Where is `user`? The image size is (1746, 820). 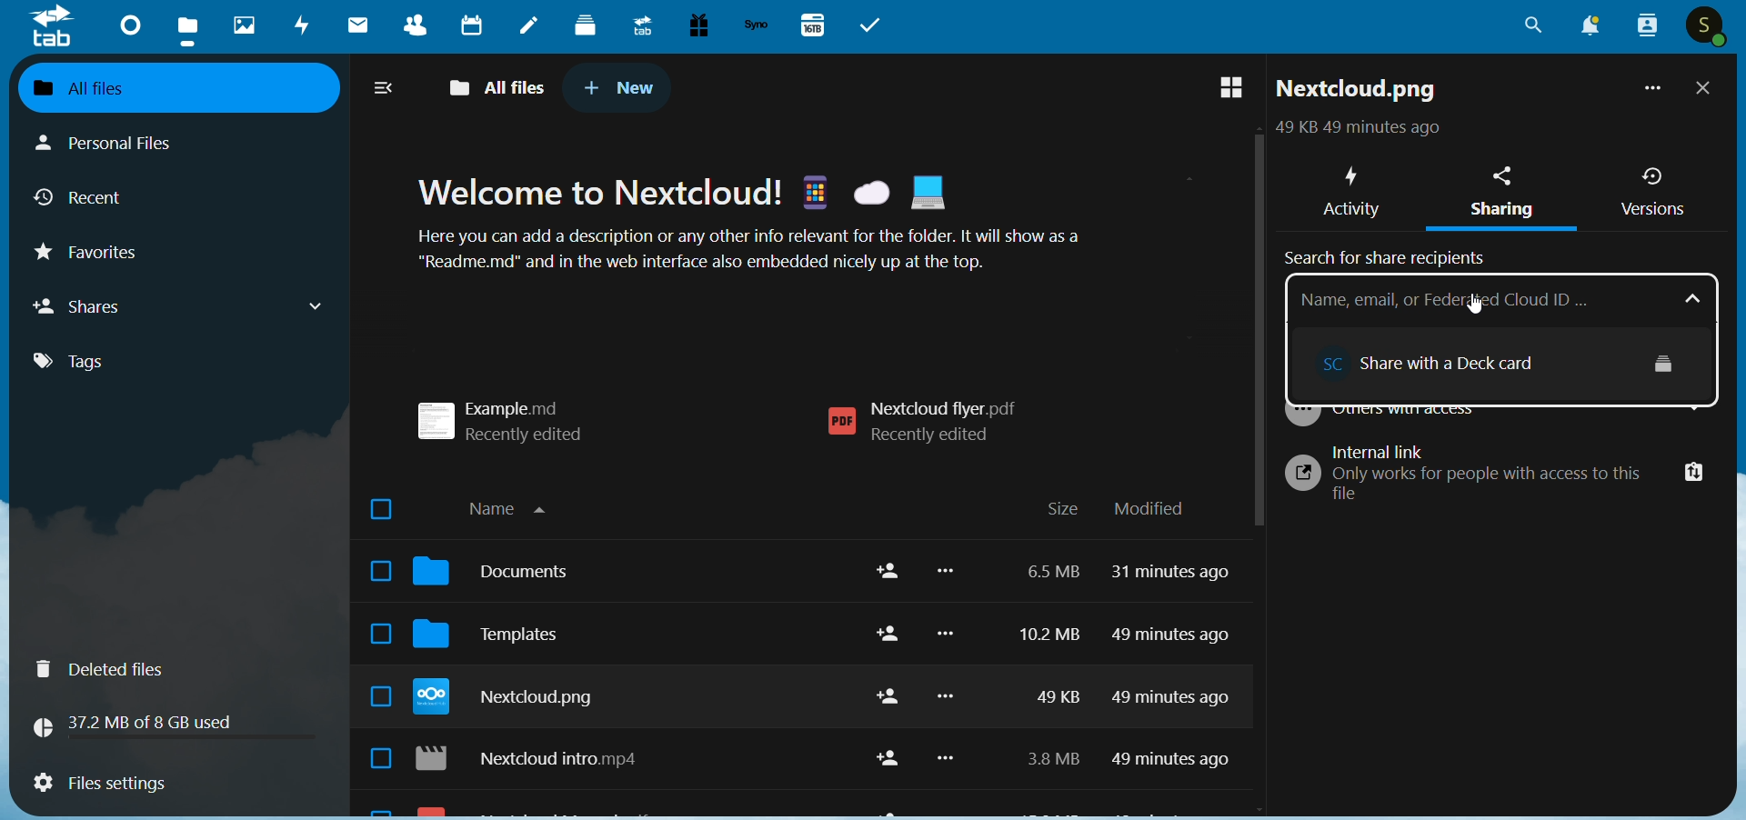
user is located at coordinates (1708, 27).